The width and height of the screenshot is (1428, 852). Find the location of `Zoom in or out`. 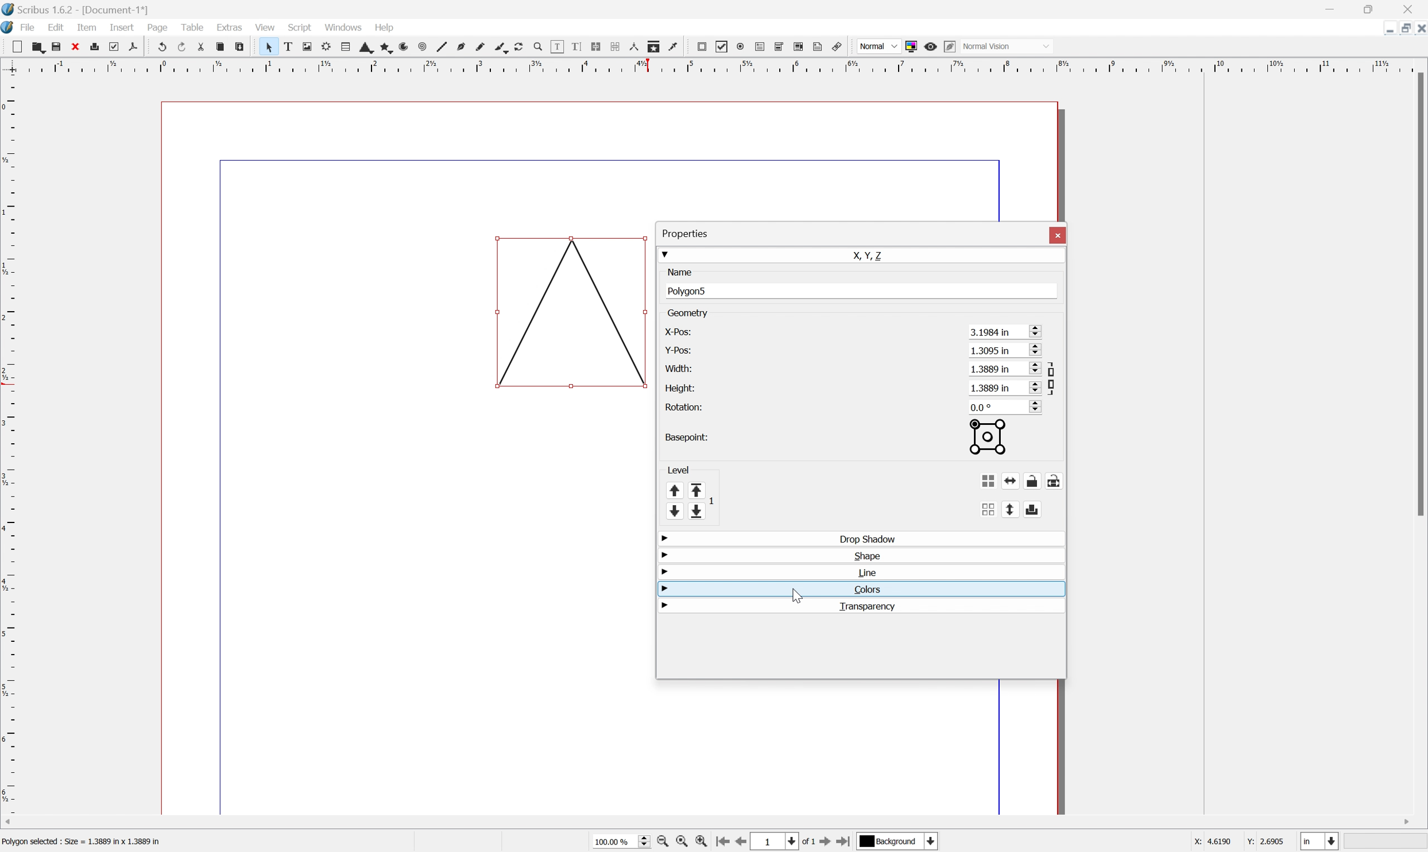

Zoom in or out is located at coordinates (536, 46).